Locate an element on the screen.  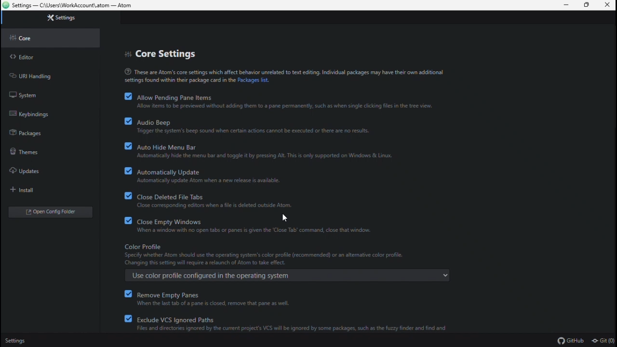
Allow pending pane items  is located at coordinates (296, 102).